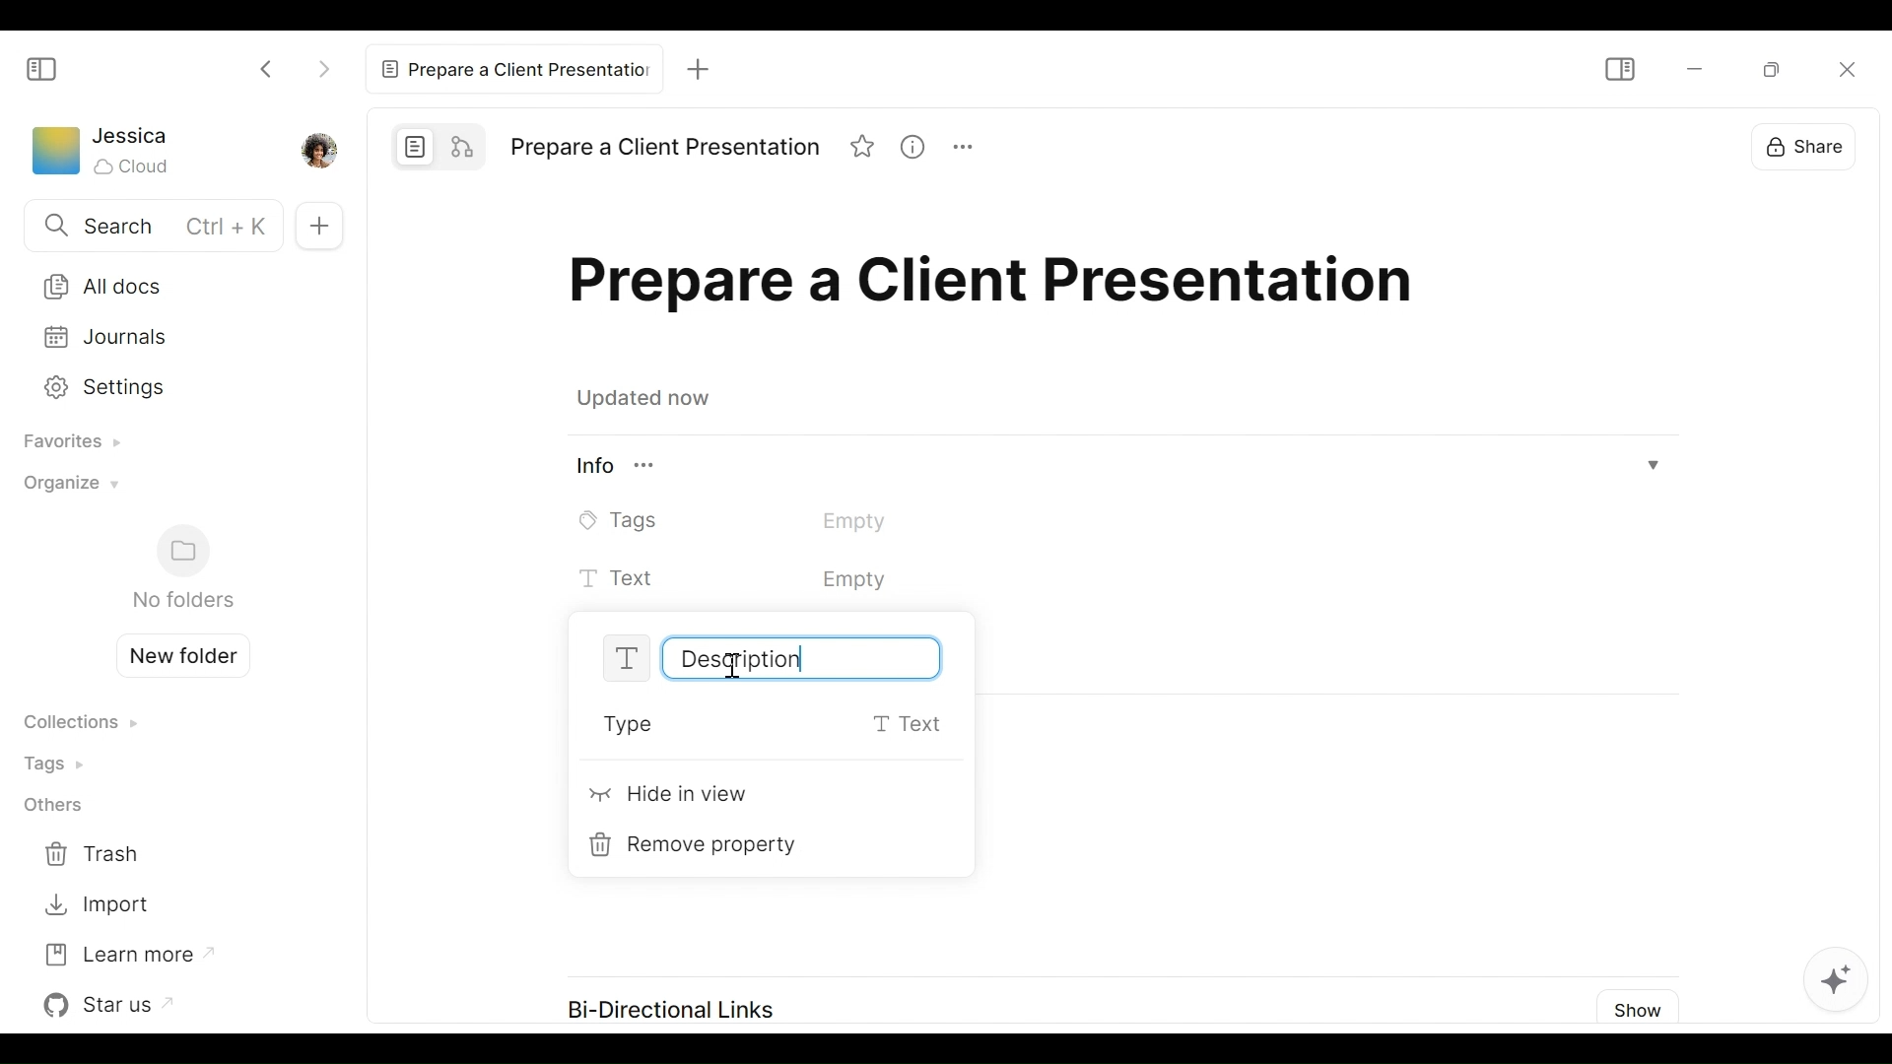 The width and height of the screenshot is (1892, 1064). What do you see at coordinates (1840, 980) in the screenshot?
I see `AI` at bounding box center [1840, 980].